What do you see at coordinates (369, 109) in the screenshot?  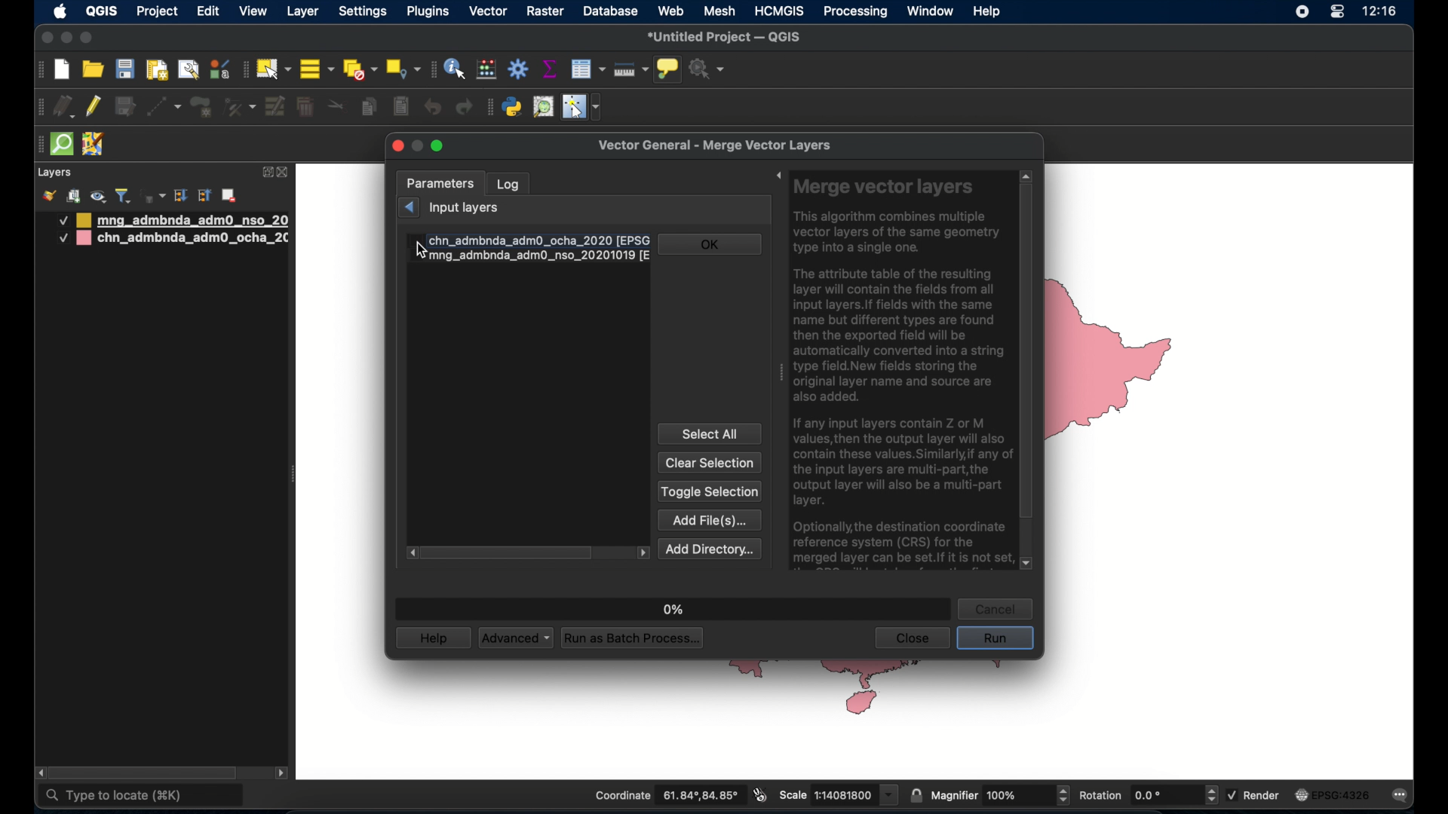 I see `copy features` at bounding box center [369, 109].